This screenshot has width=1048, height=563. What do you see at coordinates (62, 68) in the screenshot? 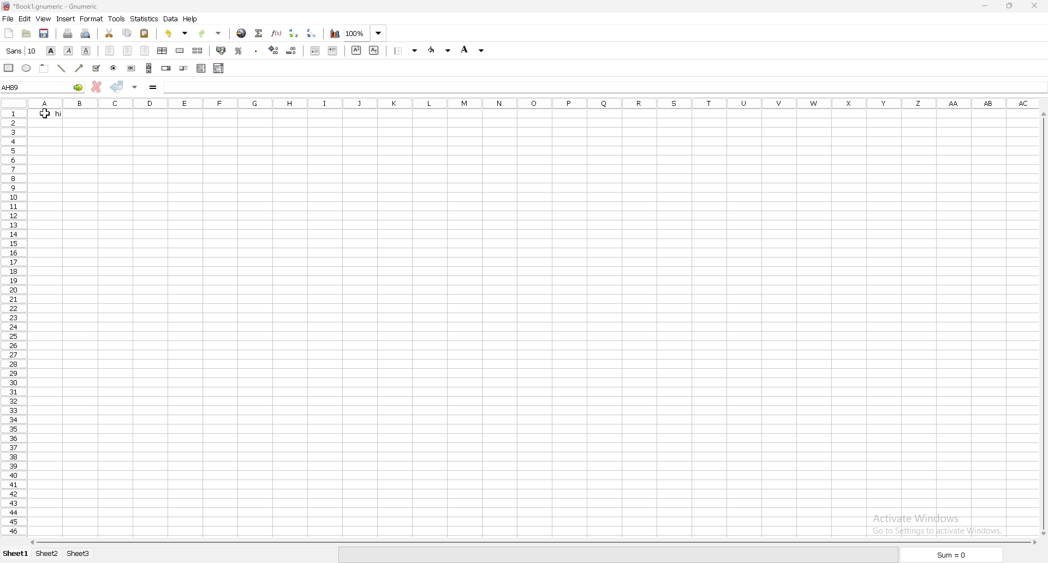
I see `line` at bounding box center [62, 68].